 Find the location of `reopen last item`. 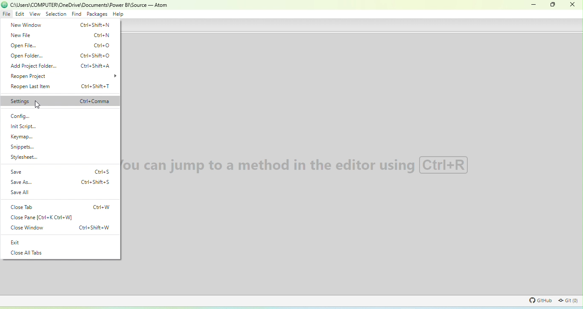

reopen last item is located at coordinates (60, 86).